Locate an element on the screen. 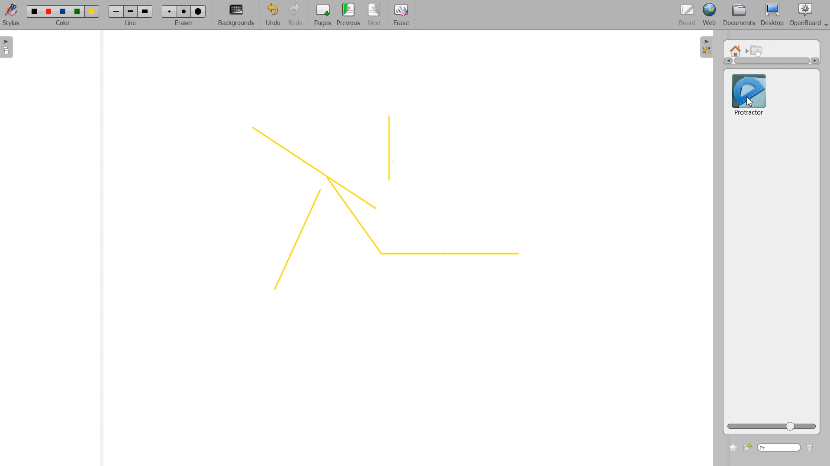  Open Board is located at coordinates (808, 15).